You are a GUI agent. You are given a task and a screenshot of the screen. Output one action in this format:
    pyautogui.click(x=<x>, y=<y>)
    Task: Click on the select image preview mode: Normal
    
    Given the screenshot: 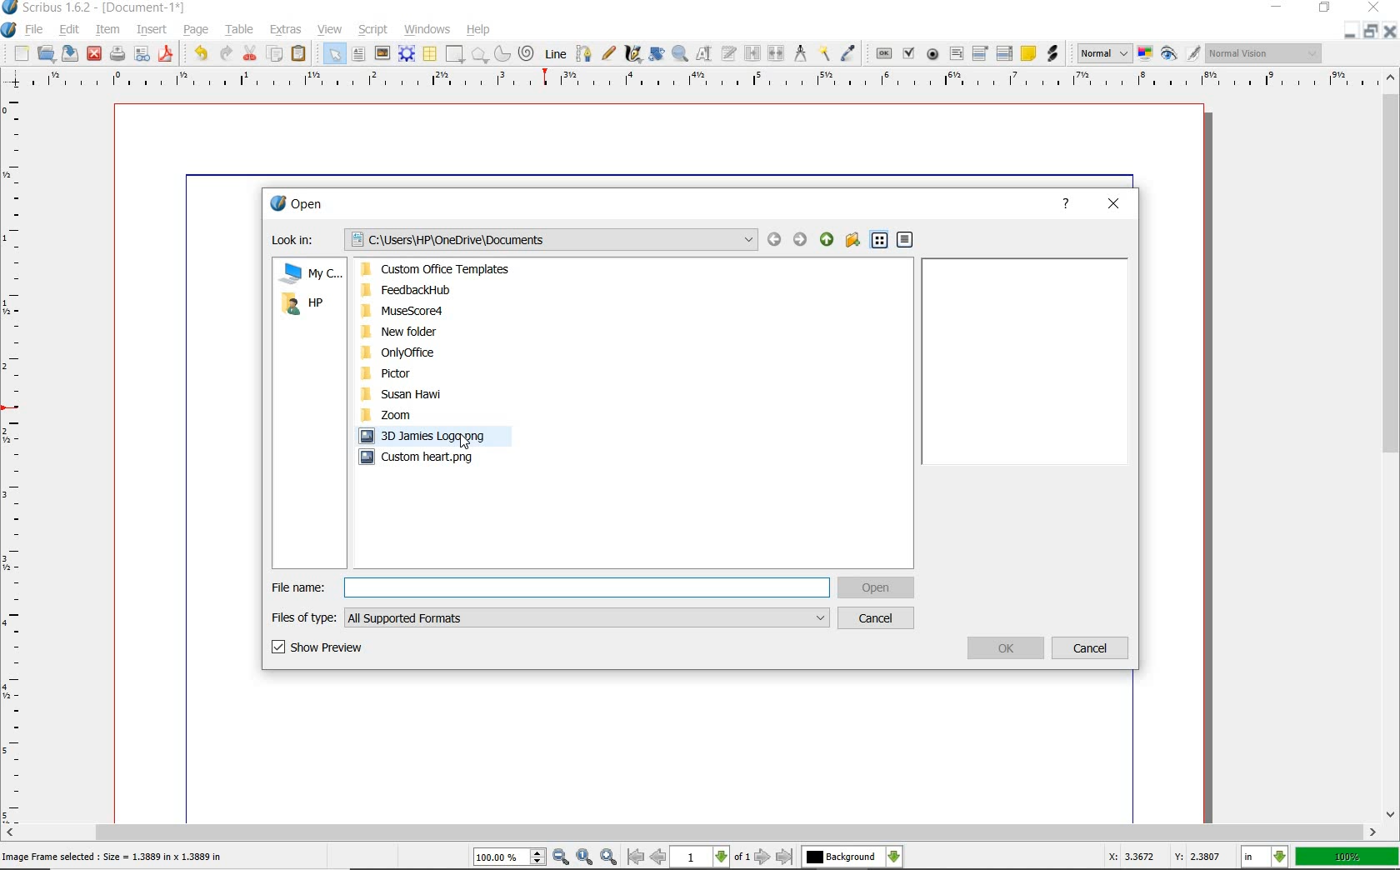 What is the action you would take?
    pyautogui.click(x=1103, y=53)
    